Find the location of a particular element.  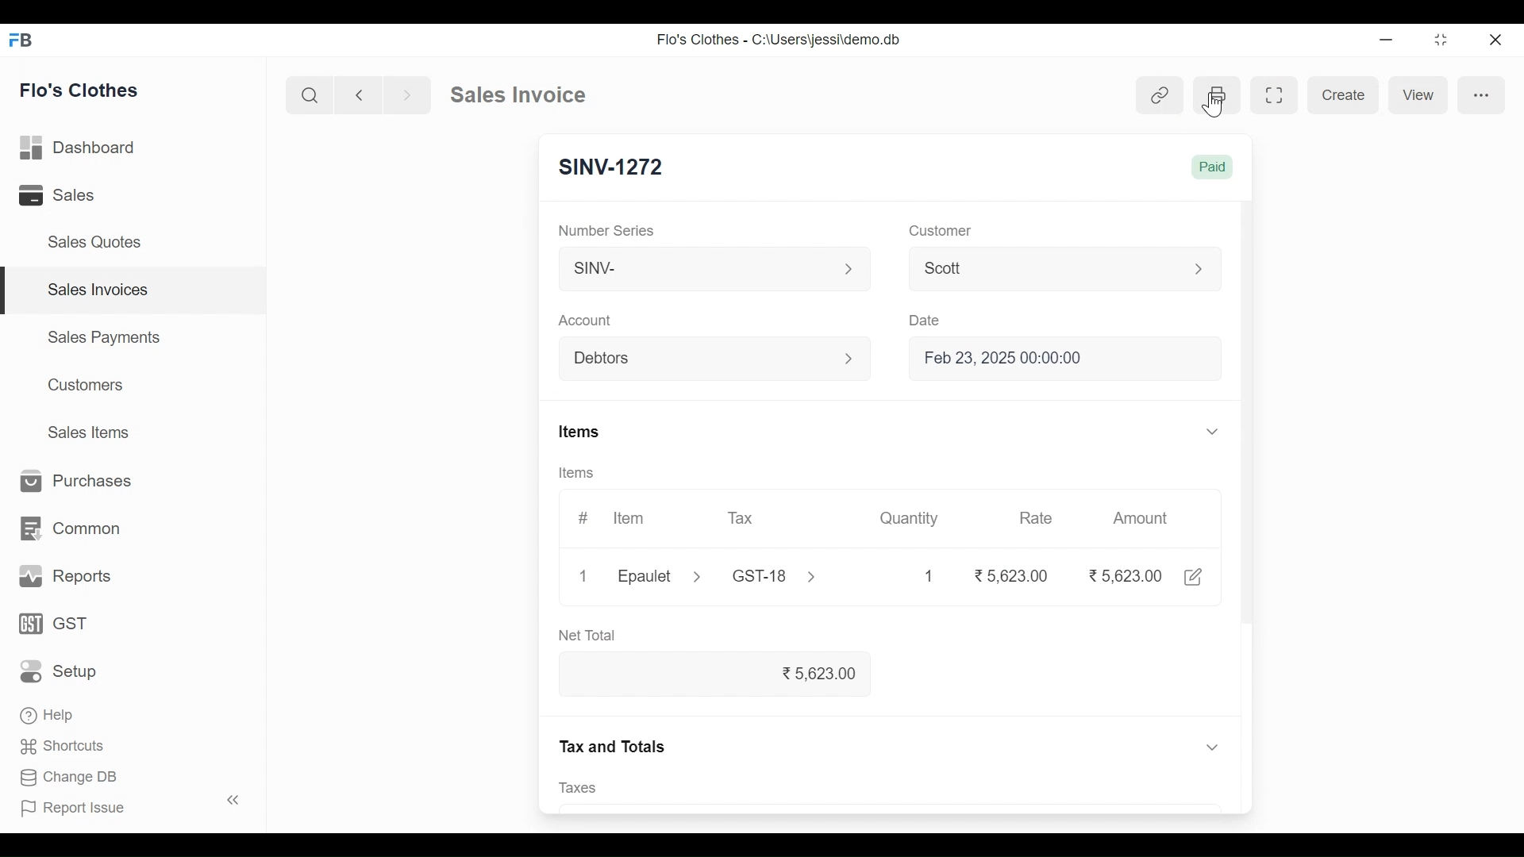

Tax and Totals is located at coordinates (619, 747).